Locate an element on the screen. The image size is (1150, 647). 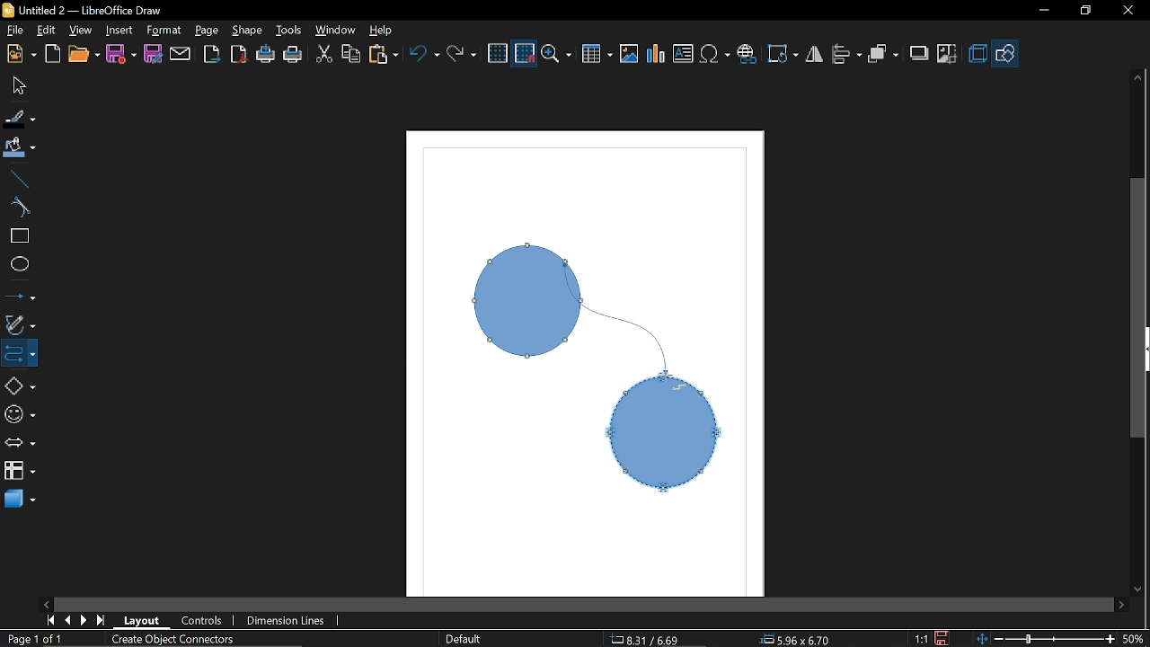
edit is located at coordinates (49, 30).